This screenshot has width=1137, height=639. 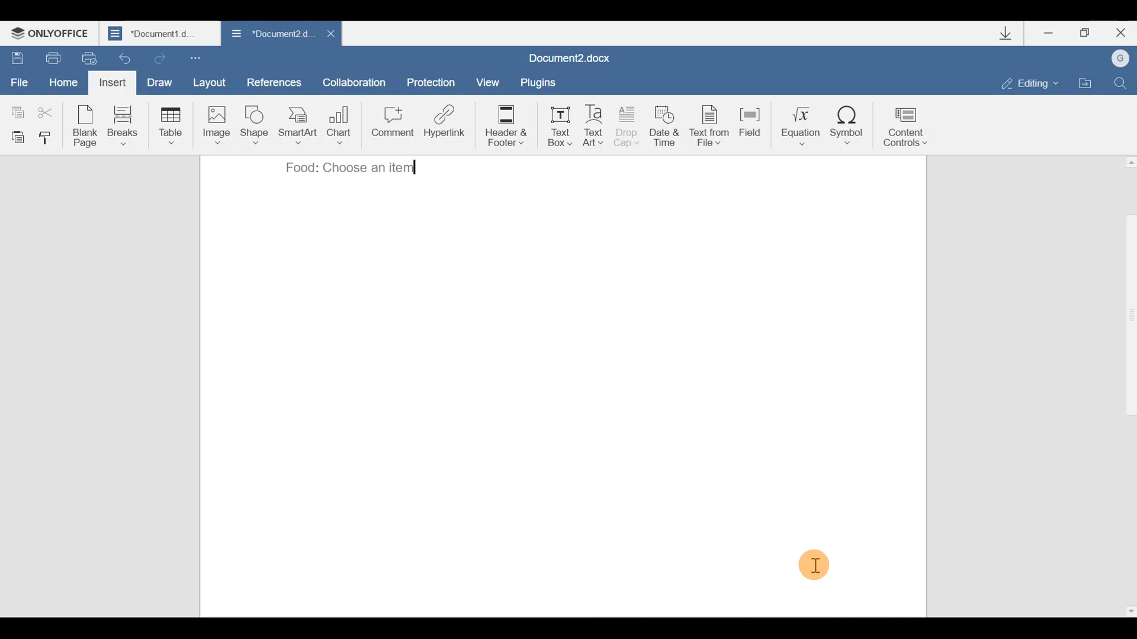 I want to click on Date & time, so click(x=664, y=124).